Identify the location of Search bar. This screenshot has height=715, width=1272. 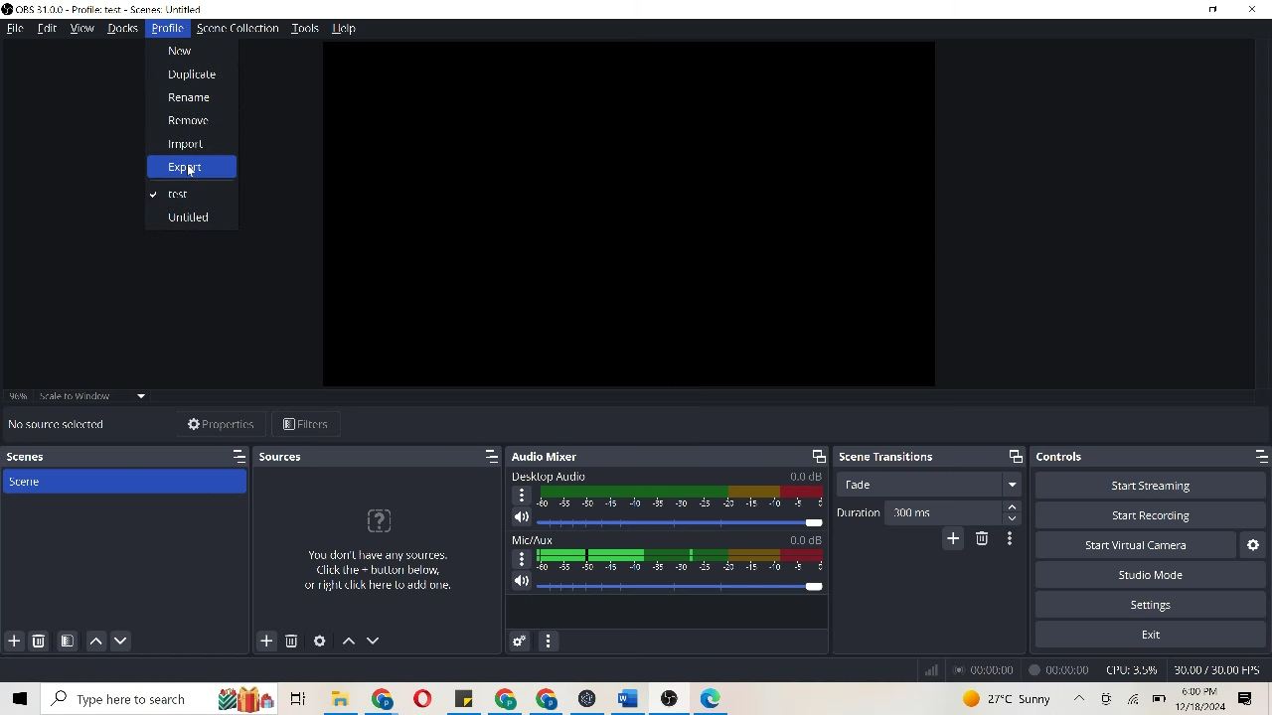
(125, 698).